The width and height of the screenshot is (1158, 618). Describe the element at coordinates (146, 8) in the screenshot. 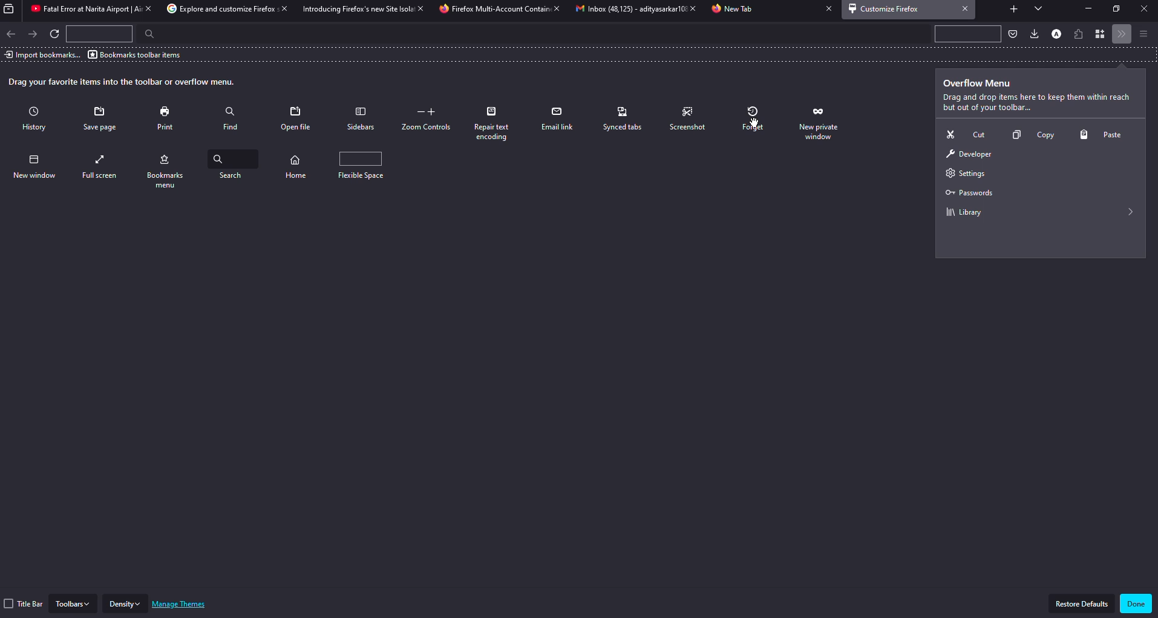

I see `close` at that location.